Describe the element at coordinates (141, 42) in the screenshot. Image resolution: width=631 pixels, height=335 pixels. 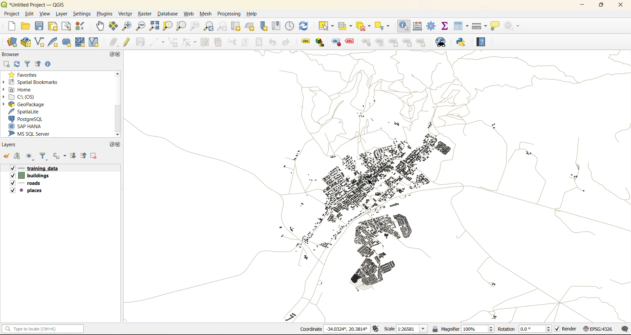
I see `save edits` at that location.